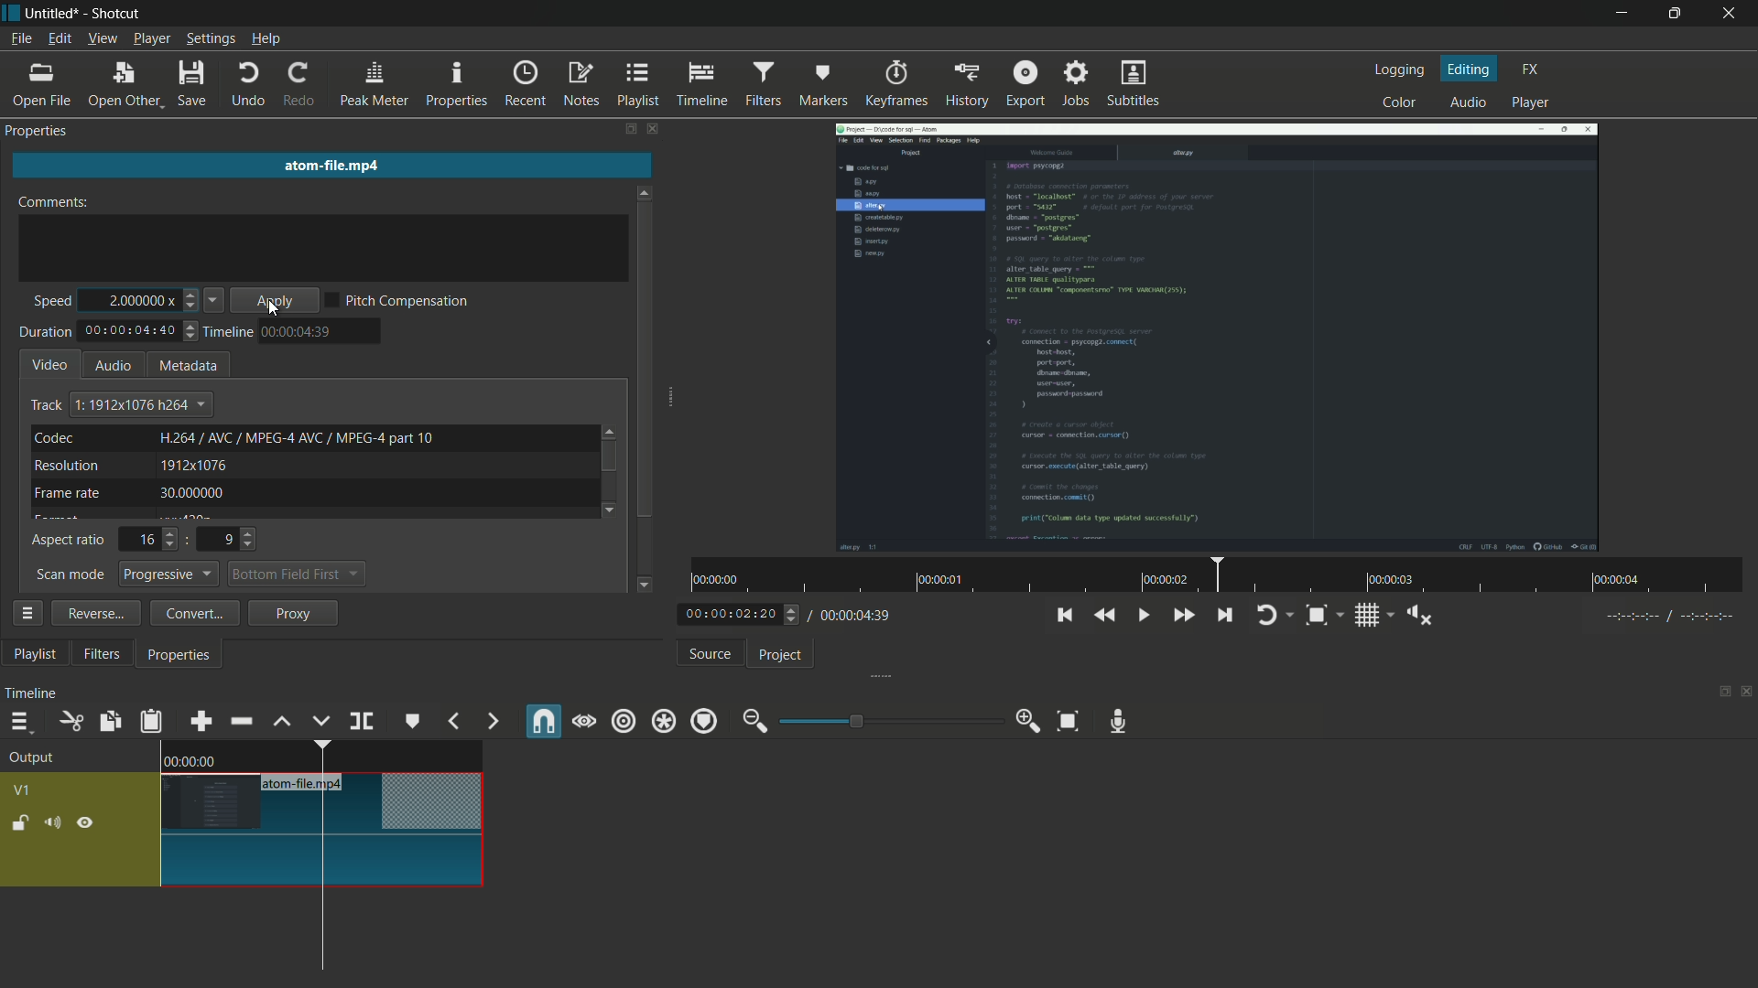  What do you see at coordinates (185, 365) in the screenshot?
I see `metadata` at bounding box center [185, 365].